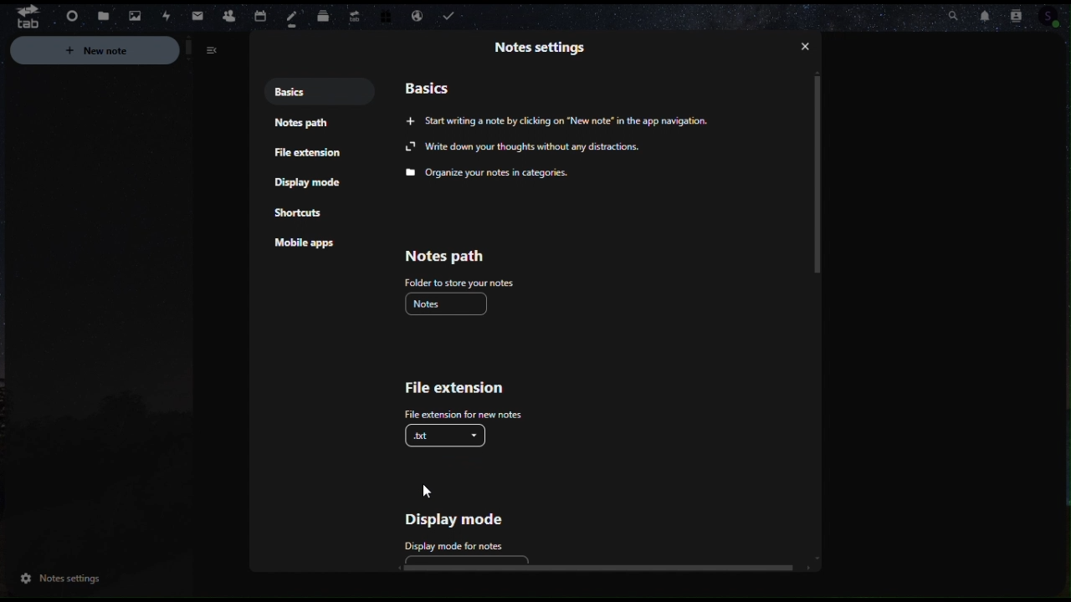  Describe the element at coordinates (131, 14) in the screenshot. I see `Photos` at that location.